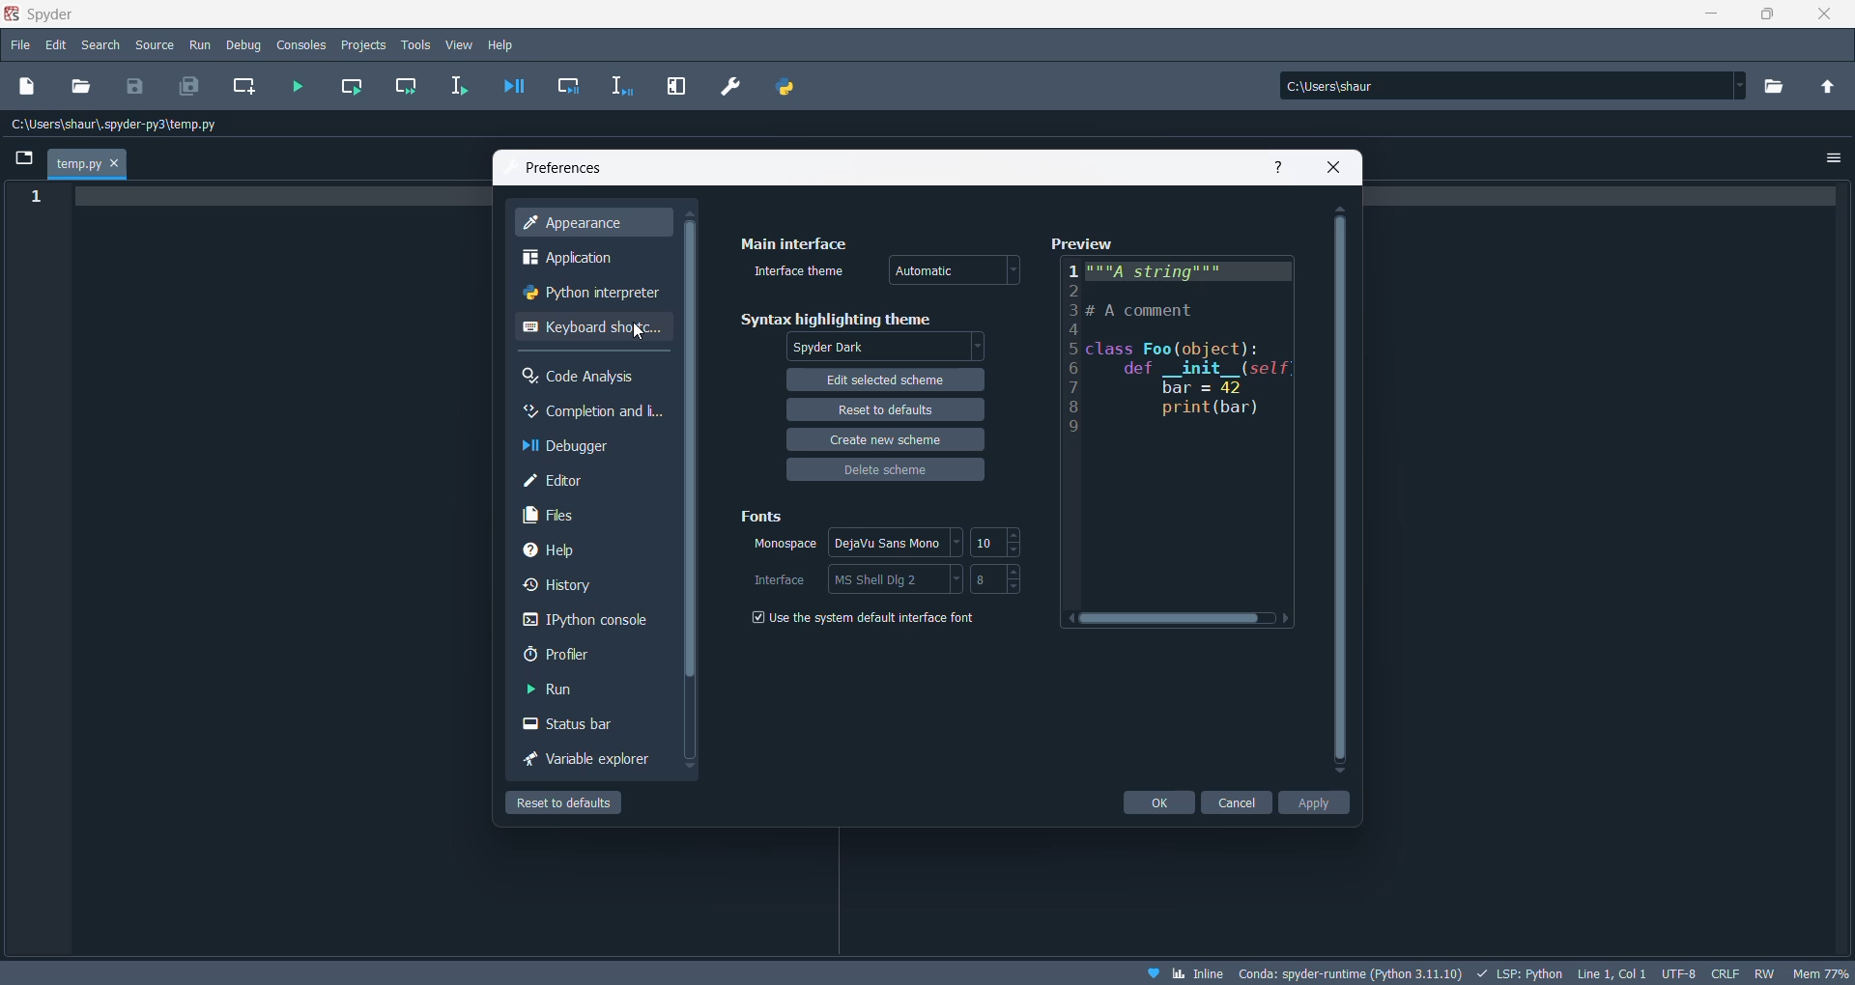 Image resolution: width=1855 pixels, height=985 pixels. I want to click on history, so click(578, 590).